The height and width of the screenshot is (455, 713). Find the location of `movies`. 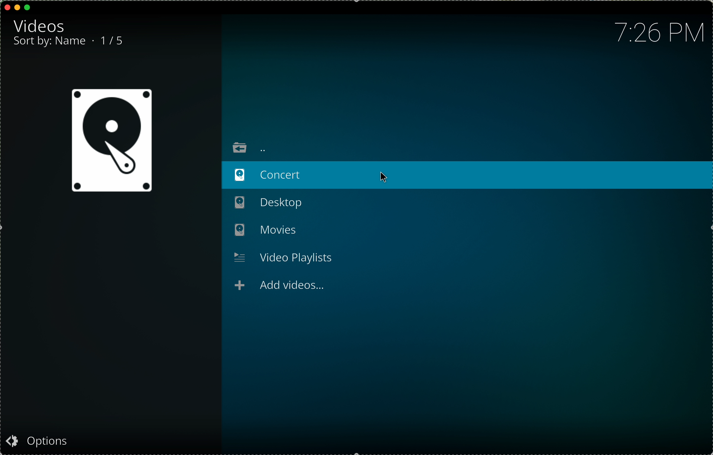

movies is located at coordinates (266, 230).